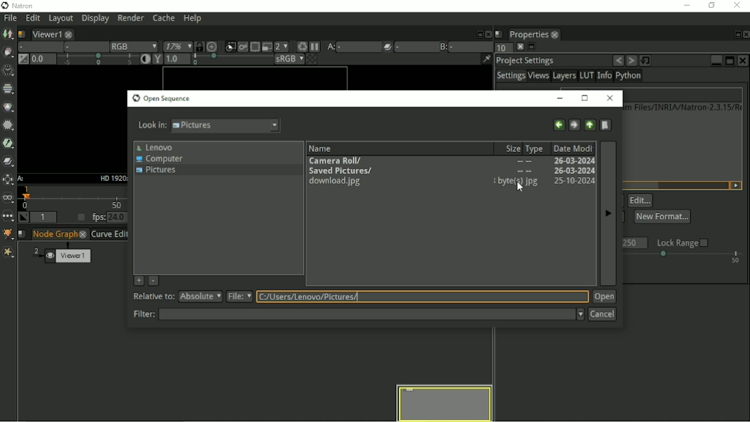 This screenshot has width=750, height=422. Describe the element at coordinates (662, 216) in the screenshot. I see `New format` at that location.